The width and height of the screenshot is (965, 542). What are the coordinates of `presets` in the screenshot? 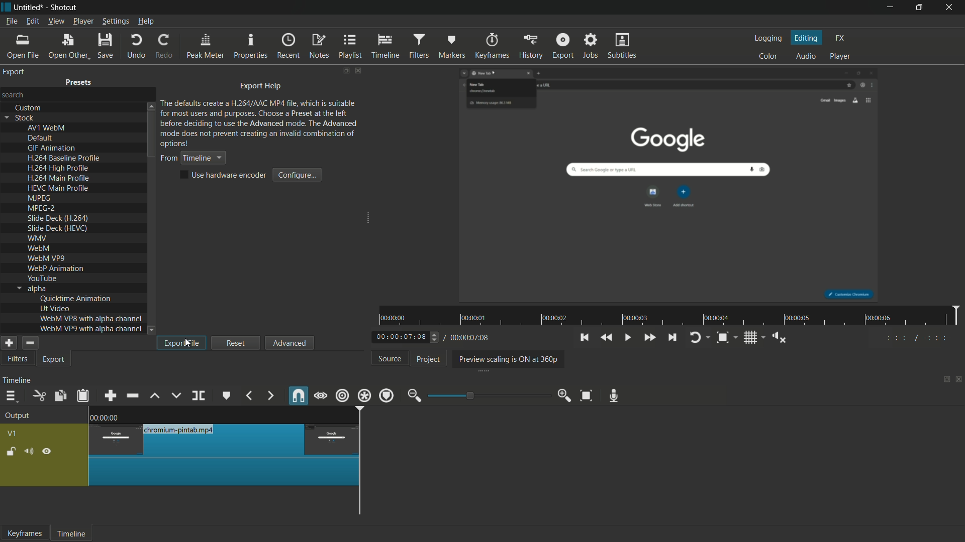 It's located at (79, 83).